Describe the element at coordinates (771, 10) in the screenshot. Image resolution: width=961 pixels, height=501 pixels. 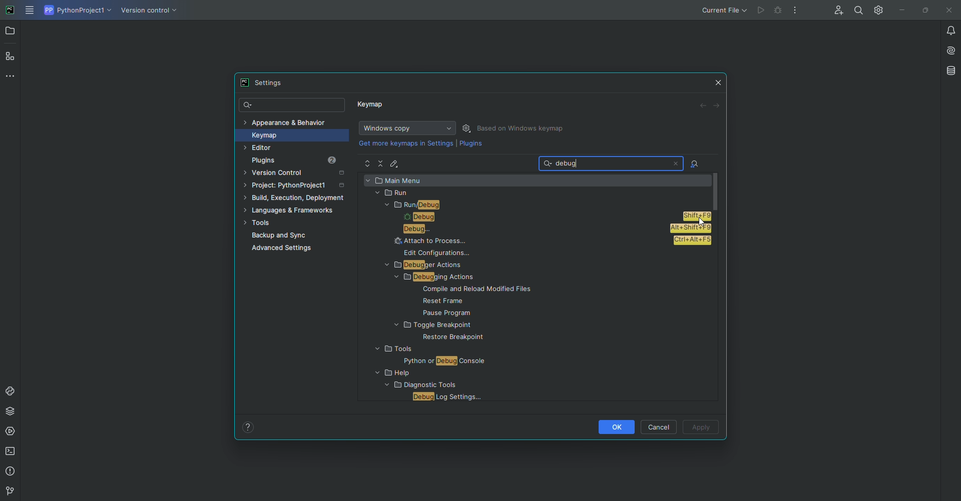
I see `Cannot run the file` at that location.